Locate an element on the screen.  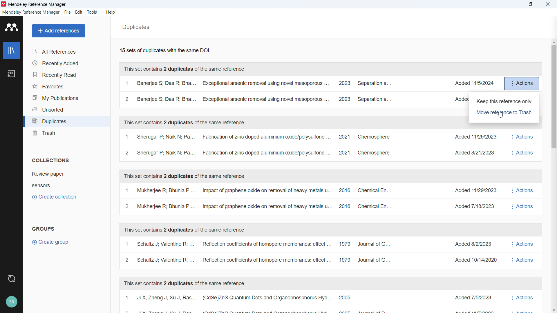
Profile  is located at coordinates (11, 301).